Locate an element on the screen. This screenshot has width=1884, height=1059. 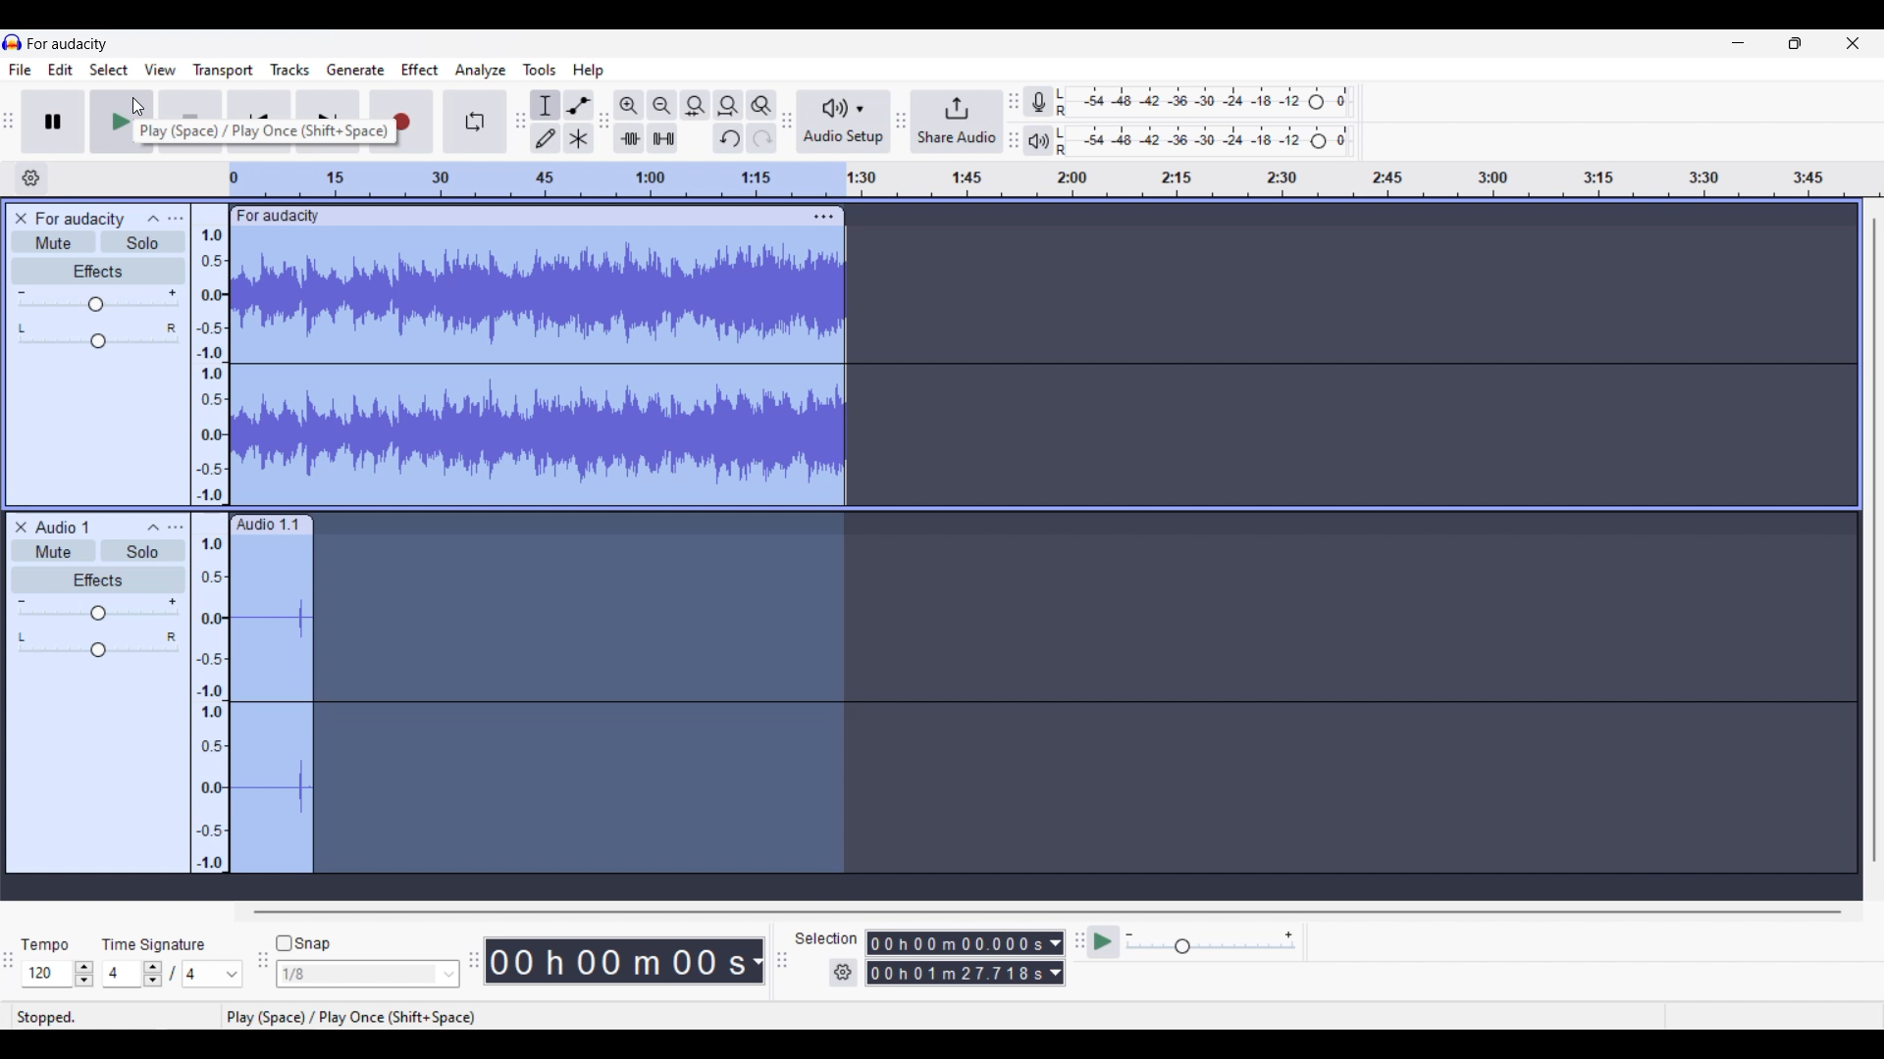
Tempo settings is located at coordinates (58, 974).